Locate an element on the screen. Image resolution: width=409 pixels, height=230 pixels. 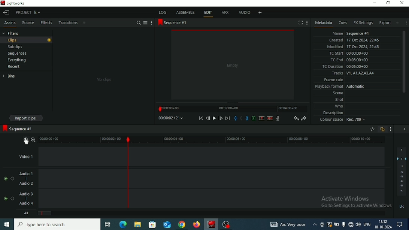
Mute/unmute this track is located at coordinates (5, 199).